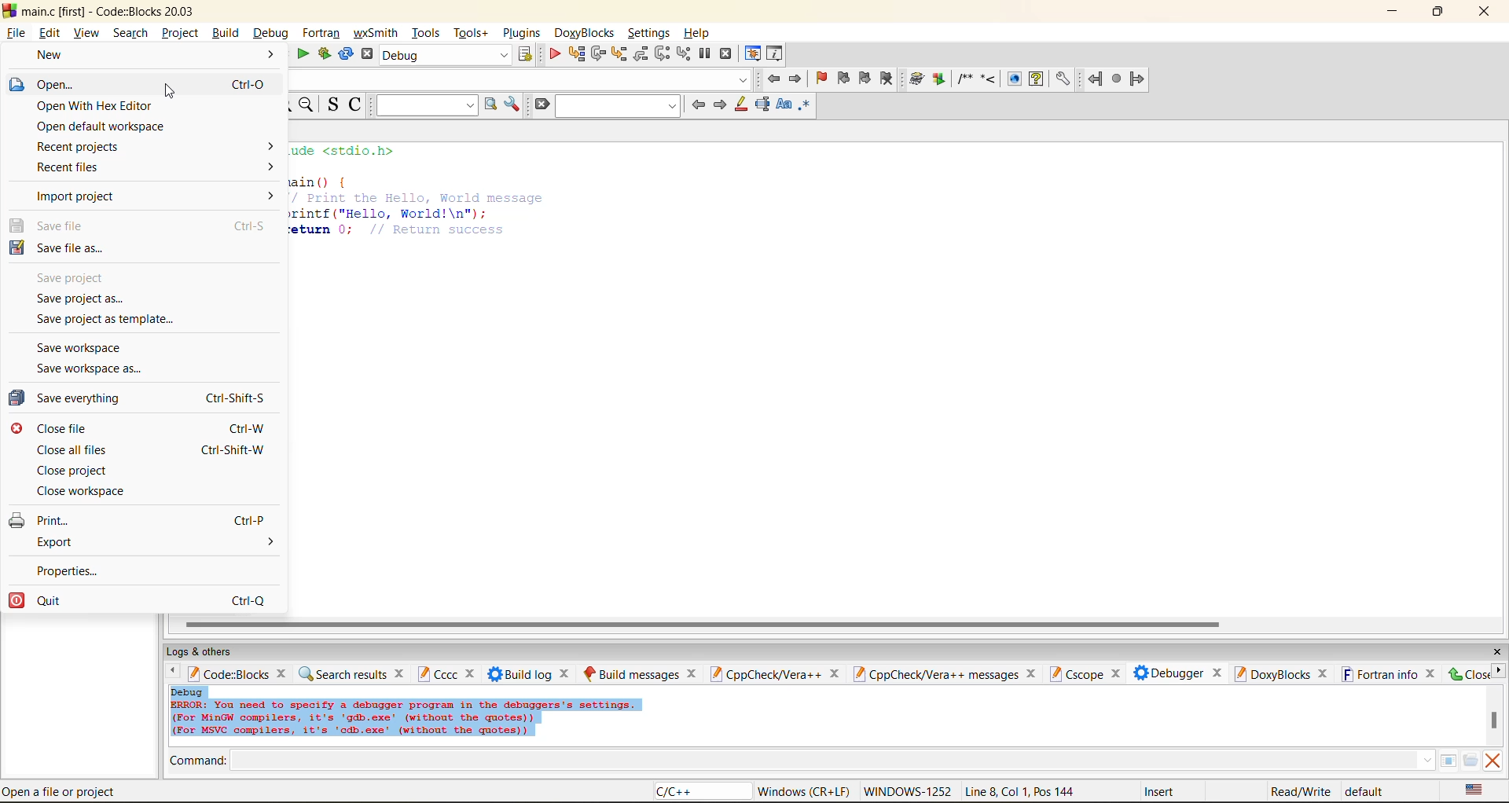 This screenshot has height=803, width=1509. What do you see at coordinates (1036, 79) in the screenshot?
I see `help` at bounding box center [1036, 79].